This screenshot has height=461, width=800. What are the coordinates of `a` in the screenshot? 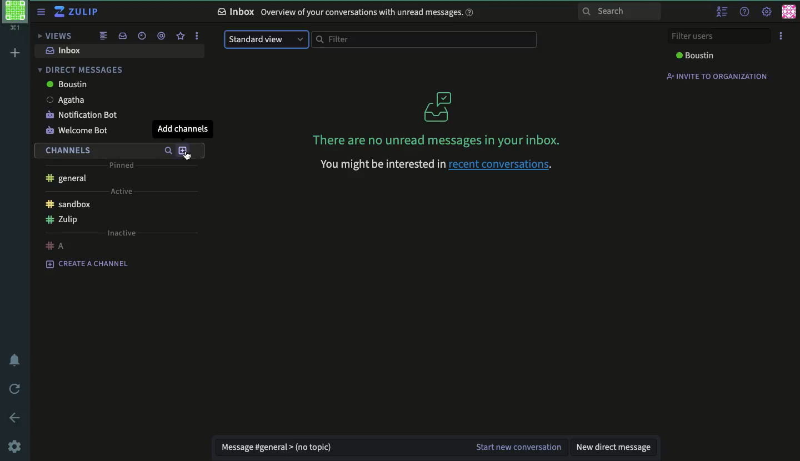 It's located at (57, 247).